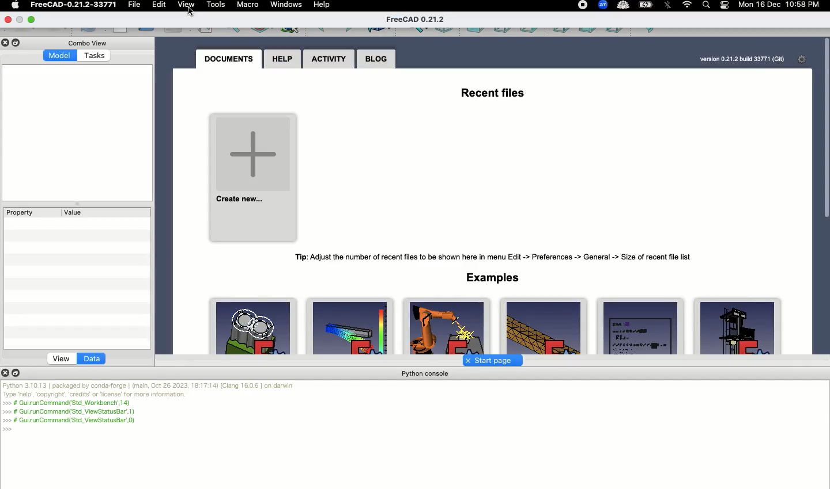 Image resolution: width=830 pixels, height=489 pixels. I want to click on Close, so click(7, 43).